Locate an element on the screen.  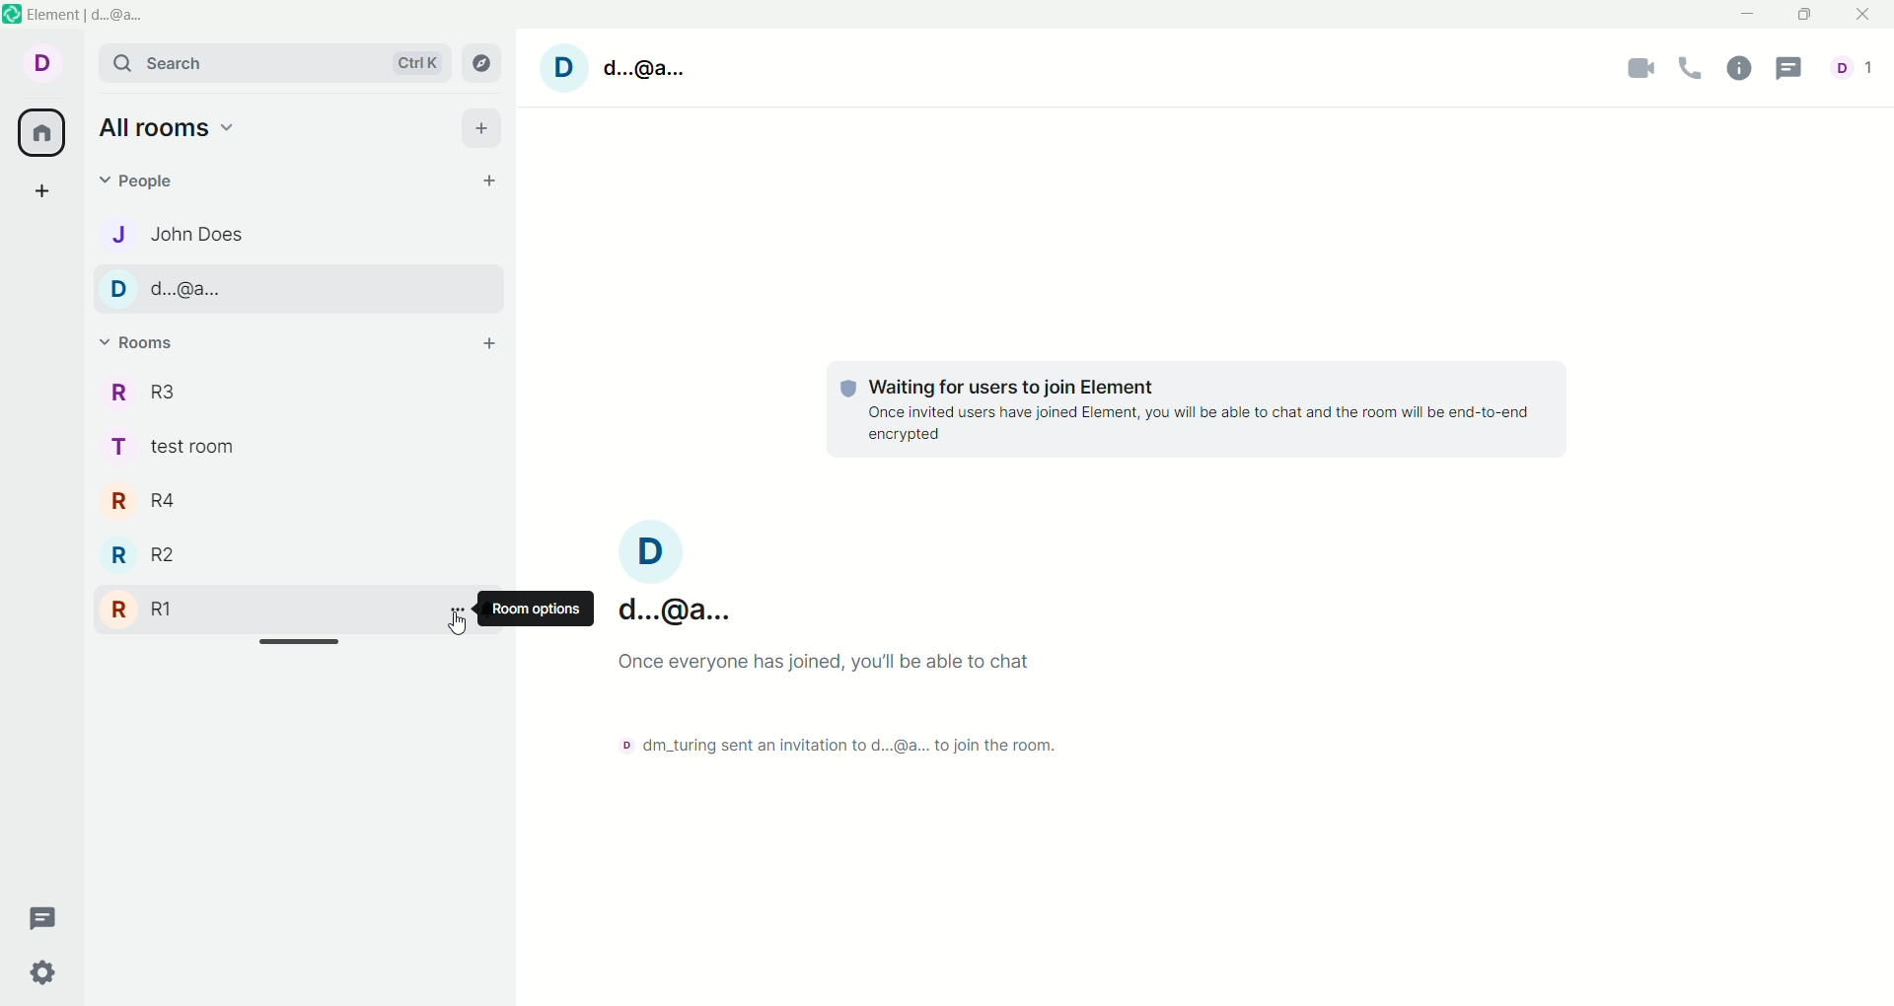
people is located at coordinates (145, 184).